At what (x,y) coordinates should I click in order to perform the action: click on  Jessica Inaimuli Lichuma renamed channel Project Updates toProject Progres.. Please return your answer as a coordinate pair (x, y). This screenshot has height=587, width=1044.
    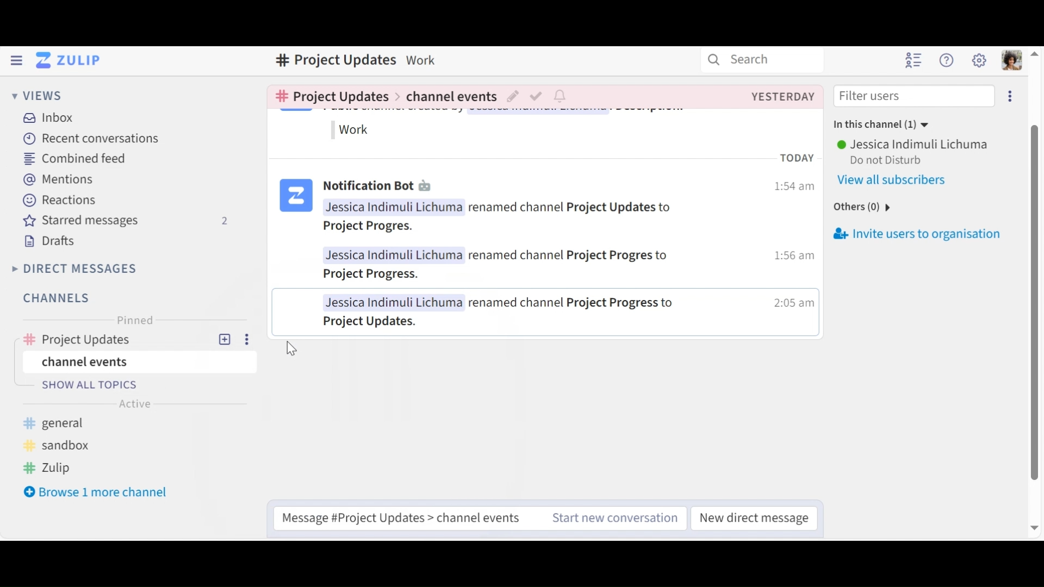
    Looking at the image, I should click on (498, 218).